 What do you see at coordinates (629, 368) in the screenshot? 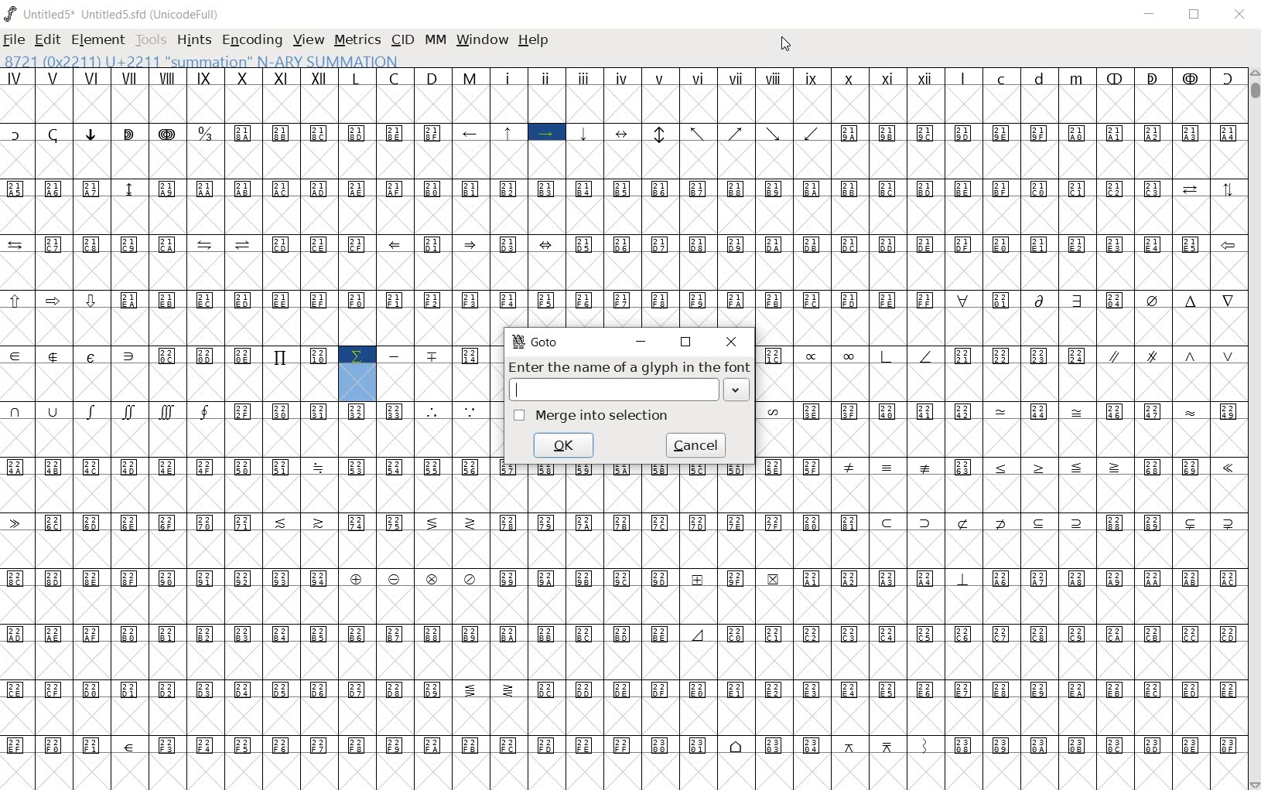
I see `Enter the name of a glyph in the font` at bounding box center [629, 368].